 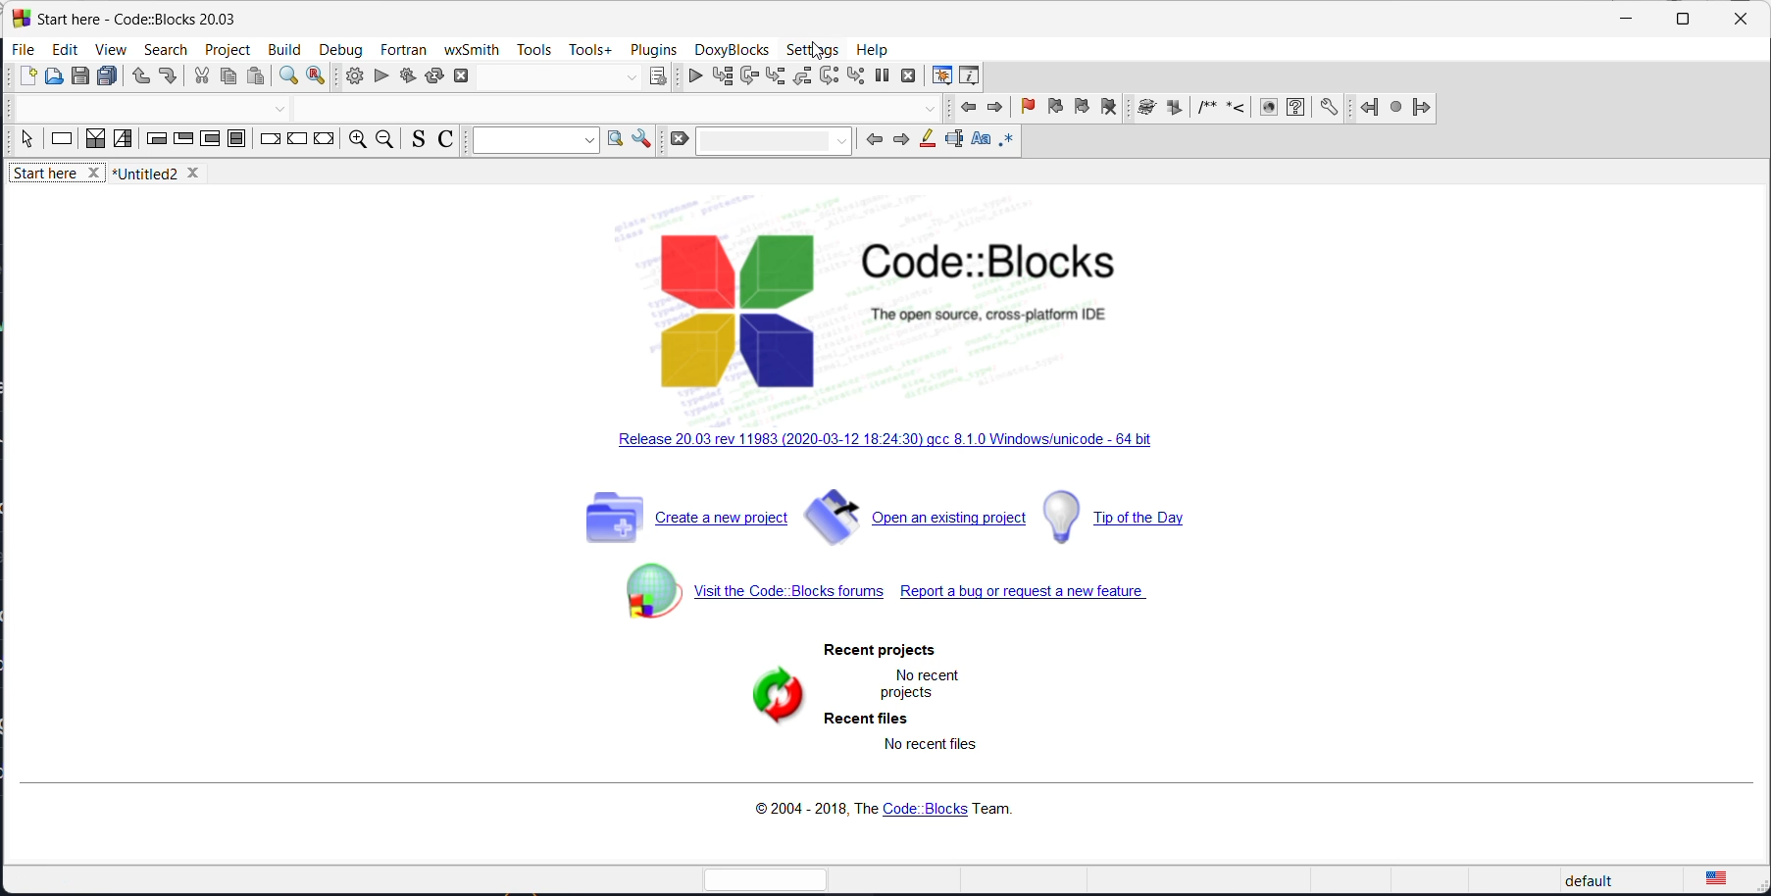 I want to click on help, so click(x=873, y=47).